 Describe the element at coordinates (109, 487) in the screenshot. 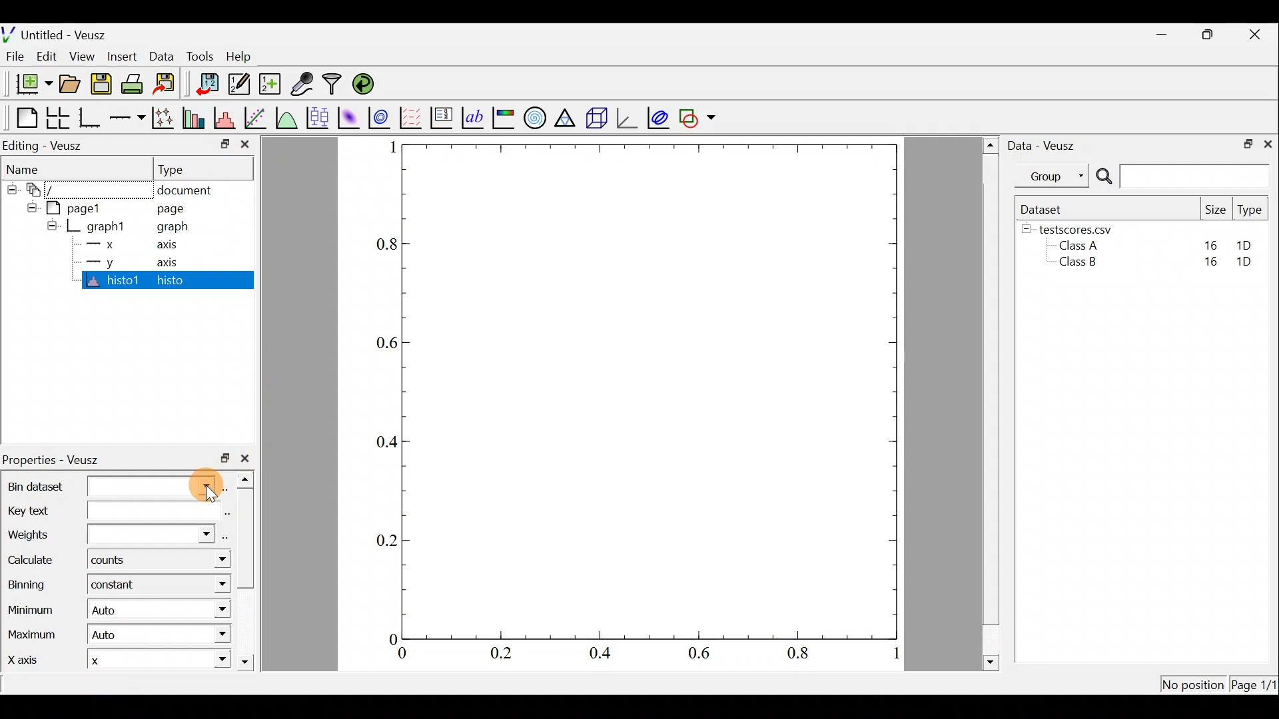

I see `Bin dataset` at that location.